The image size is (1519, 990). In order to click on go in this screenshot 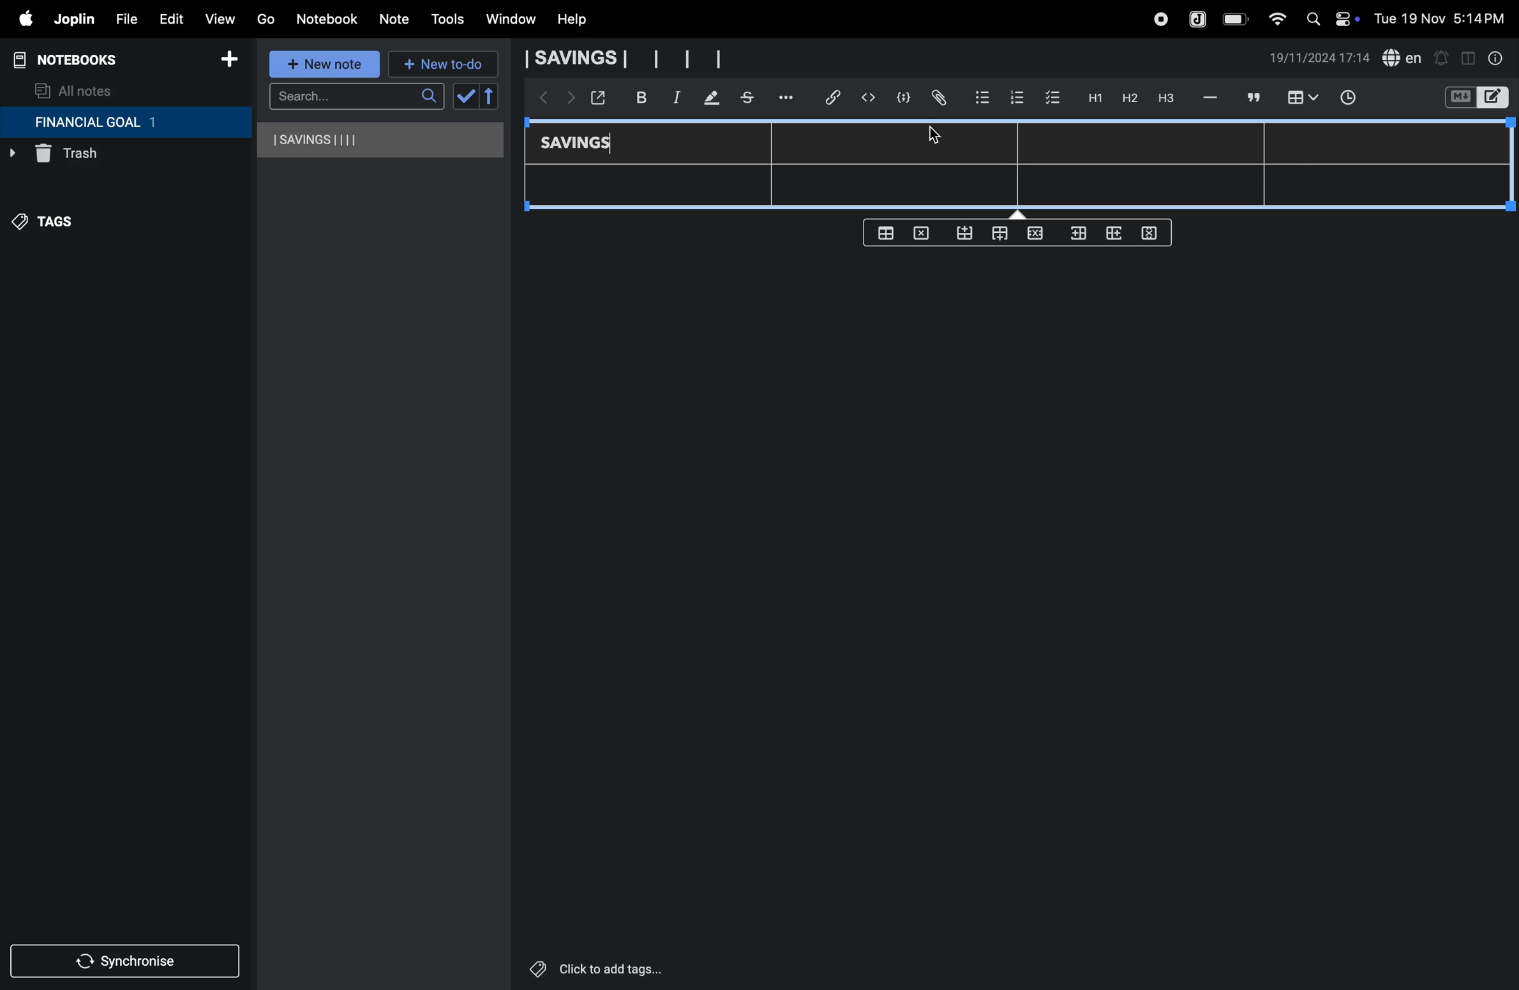, I will do `click(266, 17)`.